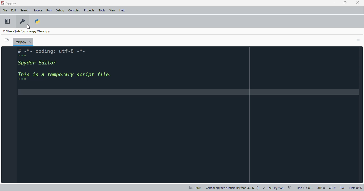 The height and width of the screenshot is (191, 364). I want to click on debug, so click(60, 10).